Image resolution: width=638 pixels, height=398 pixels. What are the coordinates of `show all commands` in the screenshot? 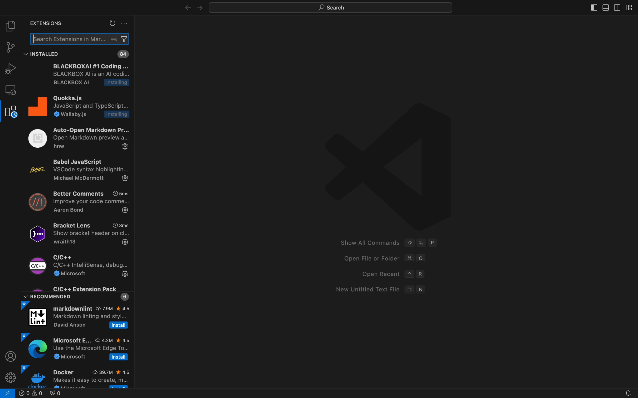 It's located at (393, 243).